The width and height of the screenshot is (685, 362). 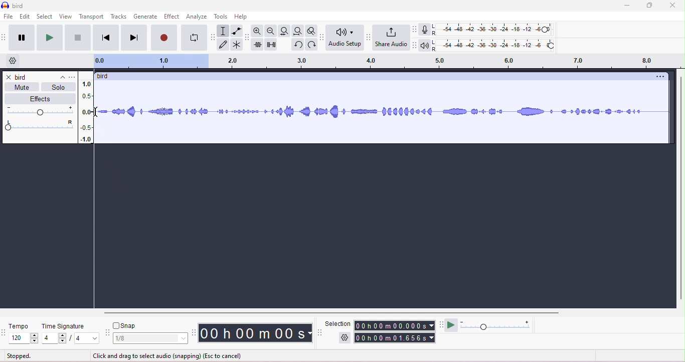 What do you see at coordinates (86, 110) in the screenshot?
I see `amplitude` at bounding box center [86, 110].